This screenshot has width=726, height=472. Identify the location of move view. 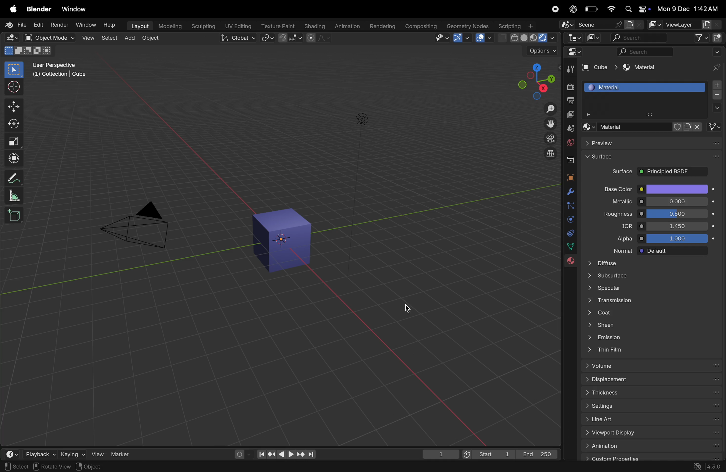
(551, 124).